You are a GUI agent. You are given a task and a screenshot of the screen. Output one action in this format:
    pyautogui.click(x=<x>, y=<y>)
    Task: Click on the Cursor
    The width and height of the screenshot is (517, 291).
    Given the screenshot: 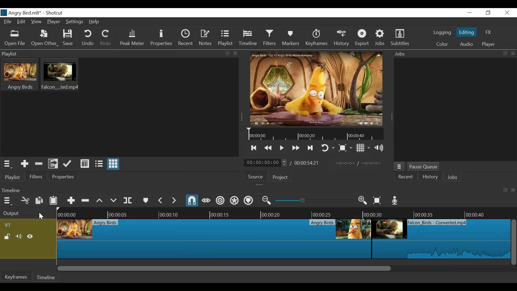 What is the action you would take?
    pyautogui.click(x=42, y=216)
    